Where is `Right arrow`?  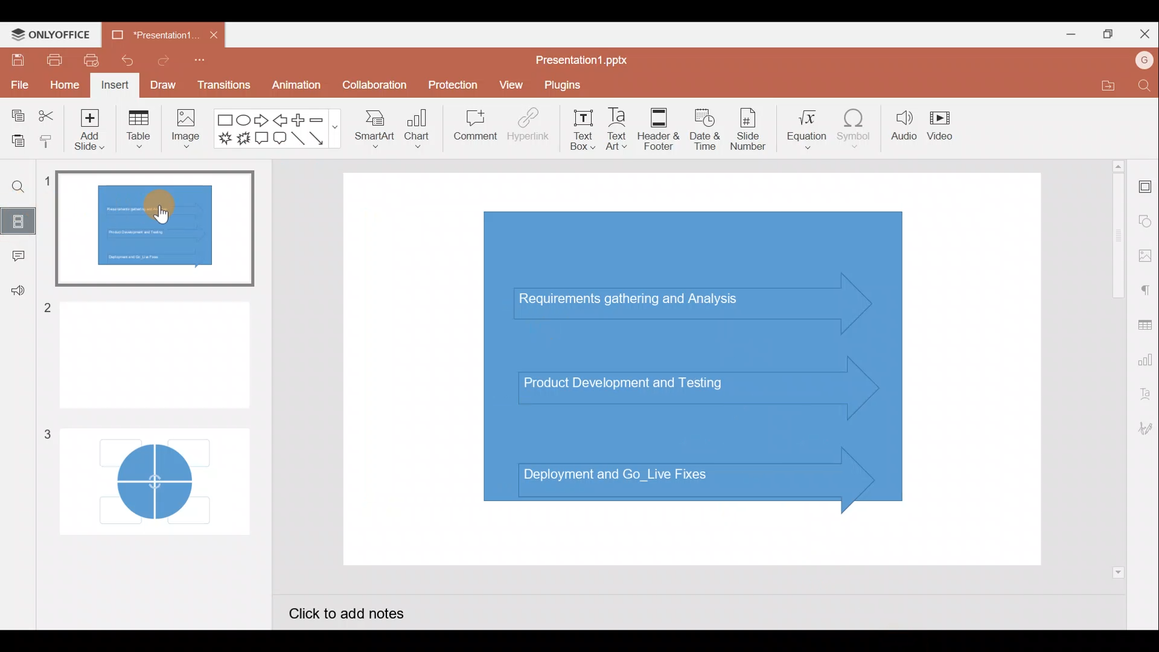 Right arrow is located at coordinates (262, 121).